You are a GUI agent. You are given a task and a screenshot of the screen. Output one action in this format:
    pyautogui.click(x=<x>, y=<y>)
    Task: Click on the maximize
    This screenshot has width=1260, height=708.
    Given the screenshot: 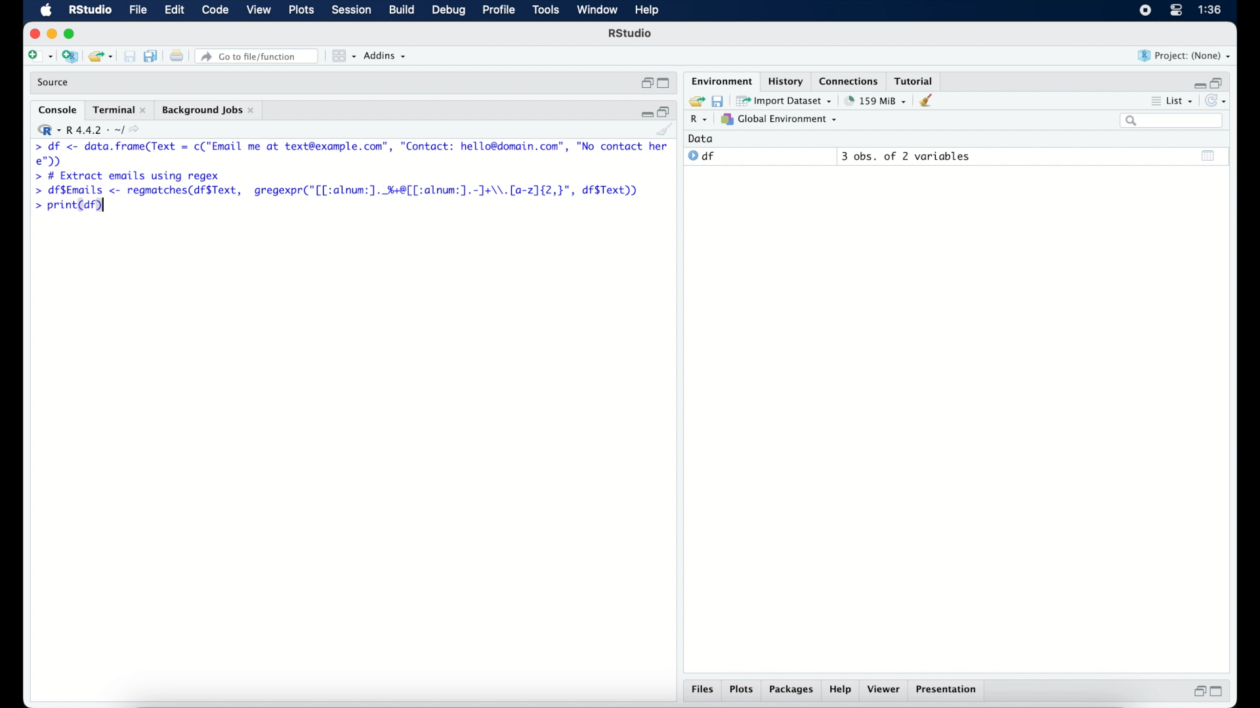 What is the action you would take?
    pyautogui.click(x=663, y=83)
    